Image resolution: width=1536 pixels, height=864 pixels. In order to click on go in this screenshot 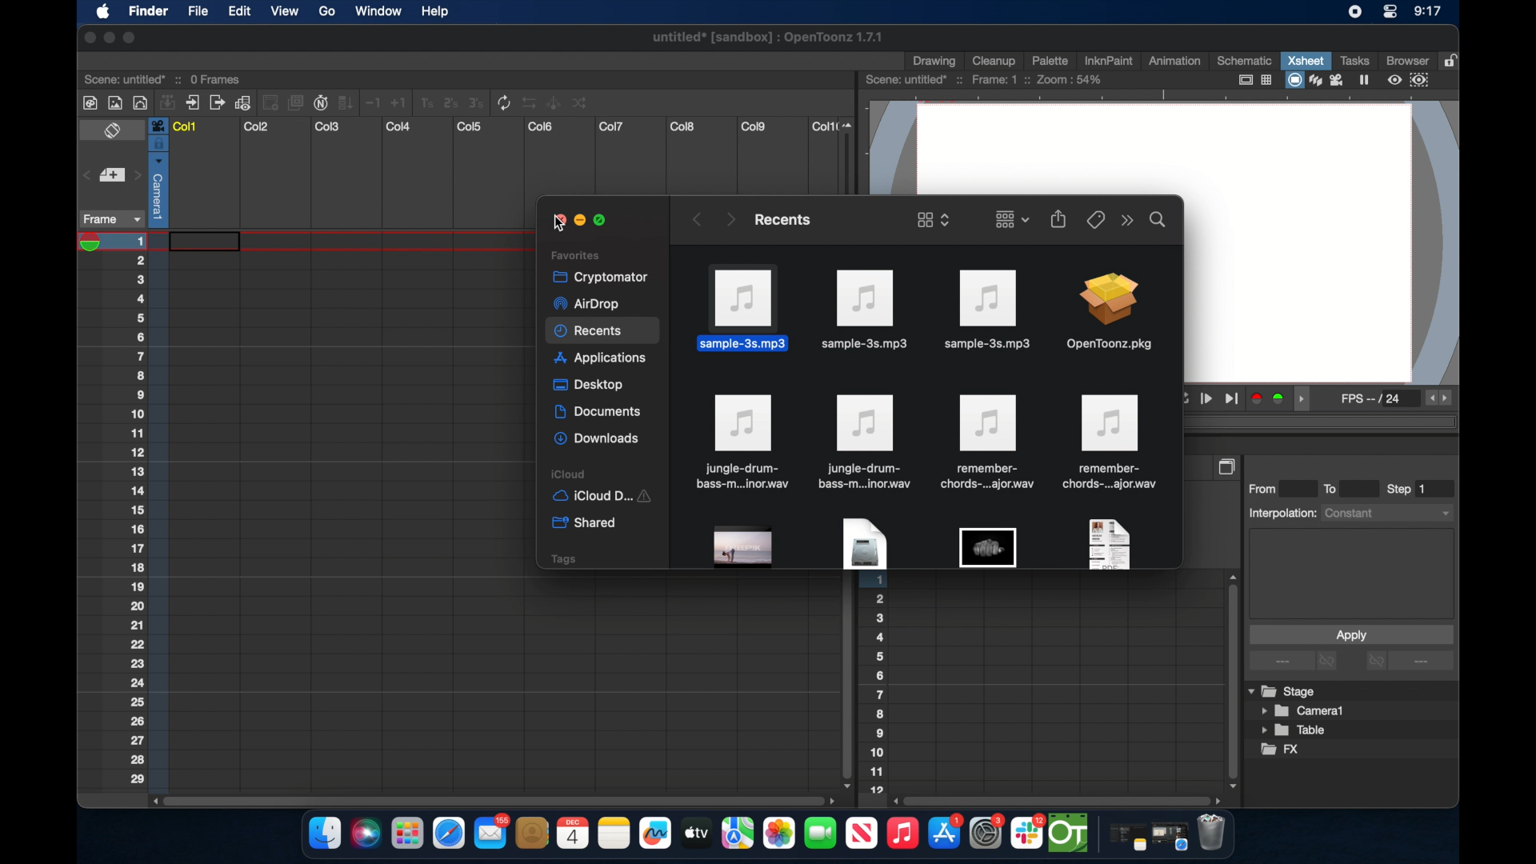, I will do `click(326, 11)`.